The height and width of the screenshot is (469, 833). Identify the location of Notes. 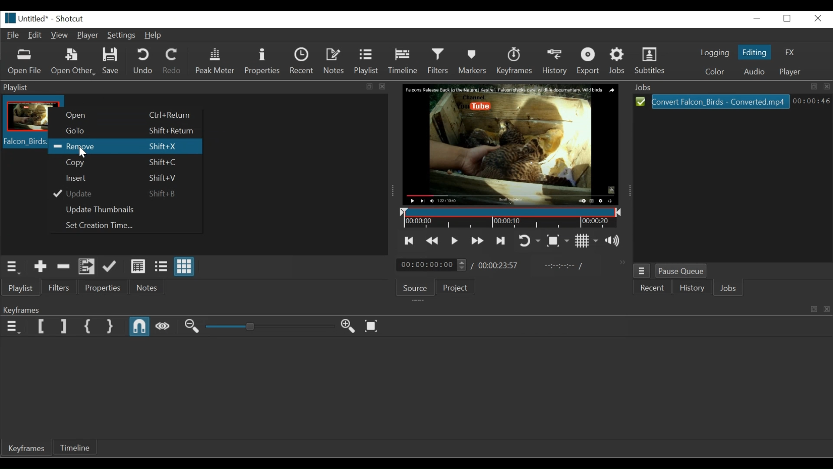
(146, 288).